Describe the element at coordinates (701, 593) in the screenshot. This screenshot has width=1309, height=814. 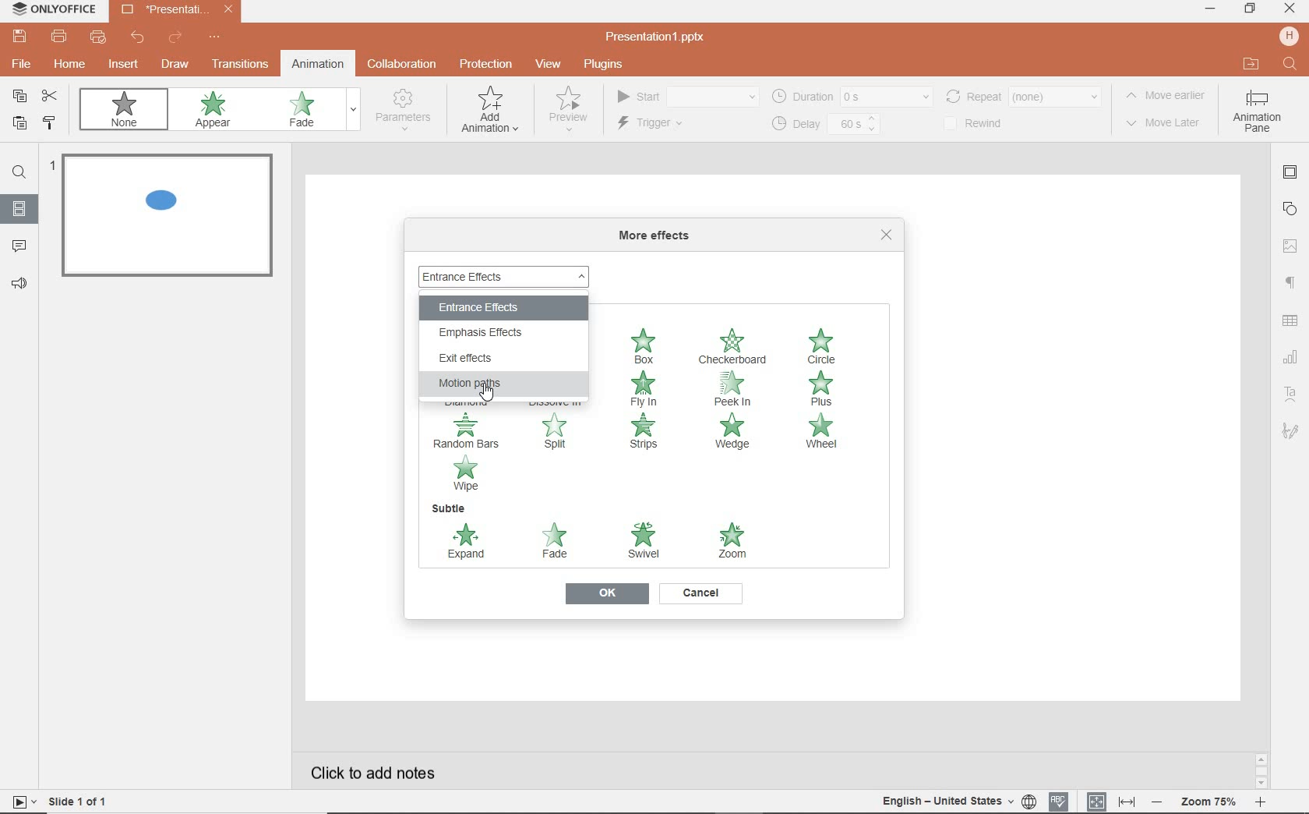
I see `CANCEL` at that location.